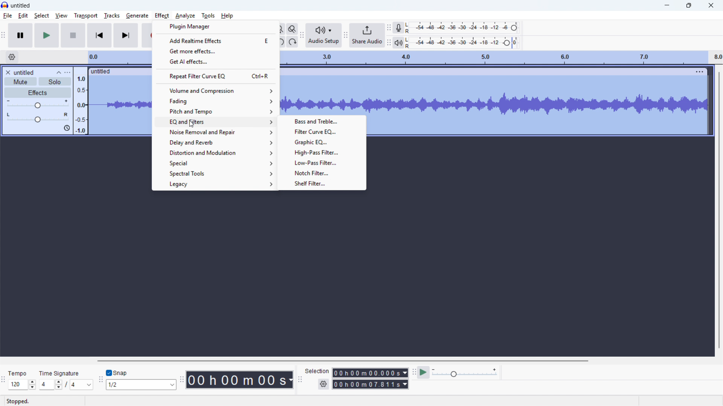 This screenshot has width=723, height=406. What do you see at coordinates (21, 5) in the screenshot?
I see `project title` at bounding box center [21, 5].